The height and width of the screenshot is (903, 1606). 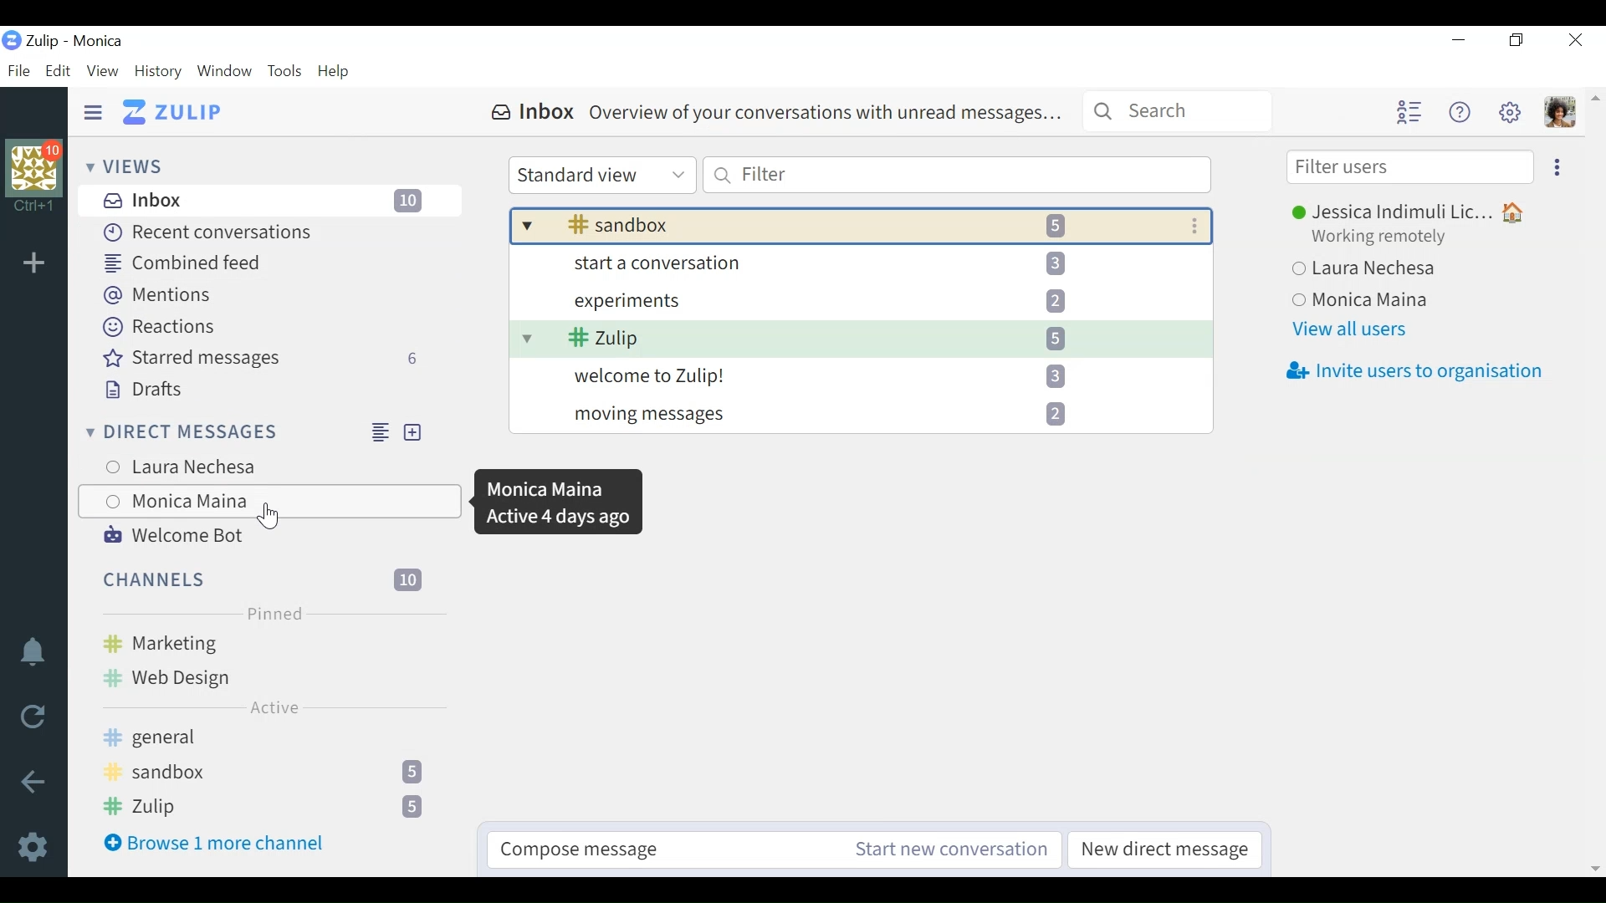 I want to click on History, so click(x=161, y=72).